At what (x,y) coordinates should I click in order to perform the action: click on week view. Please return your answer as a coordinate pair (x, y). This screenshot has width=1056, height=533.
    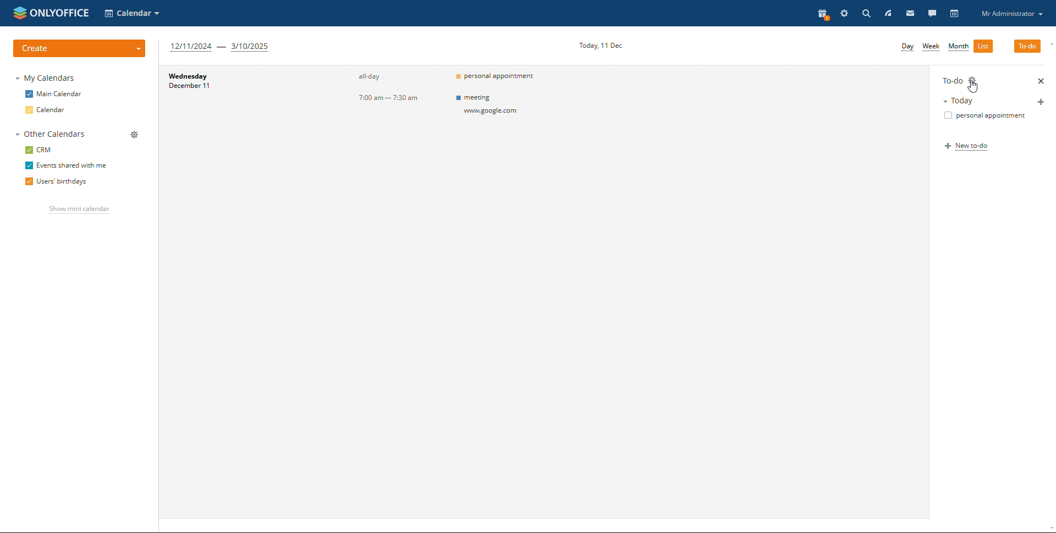
    Looking at the image, I should click on (931, 47).